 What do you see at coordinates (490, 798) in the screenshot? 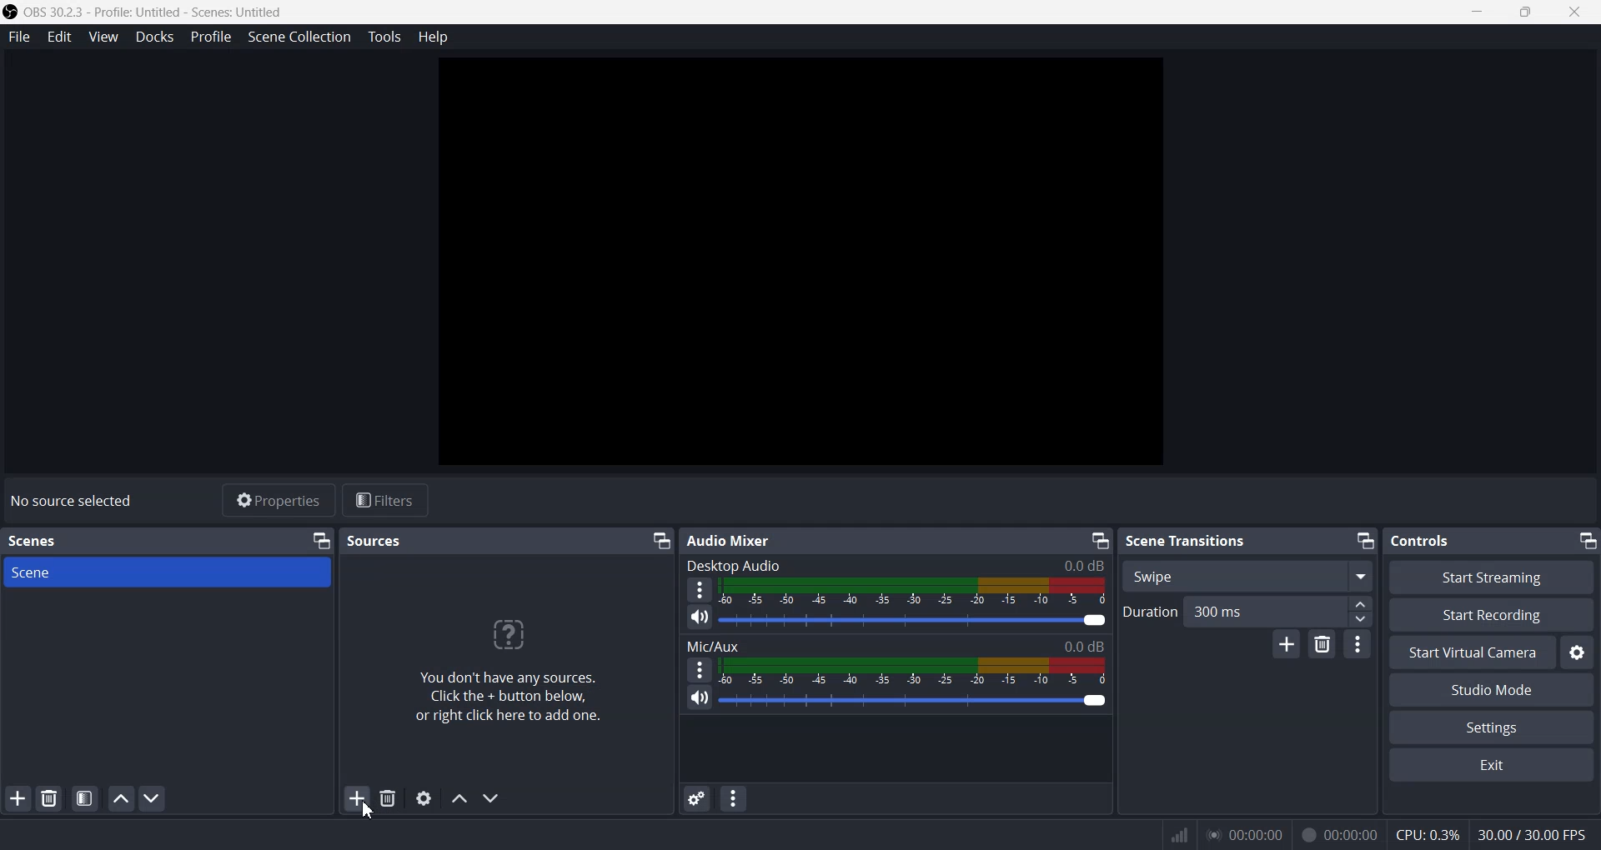
I see `Move source down` at bounding box center [490, 798].